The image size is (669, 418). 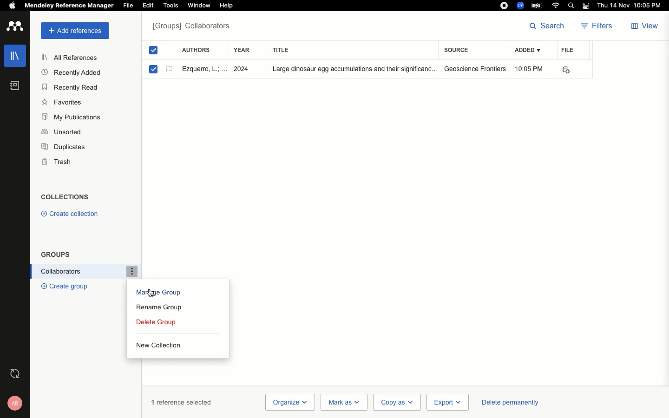 I want to click on Account and help, so click(x=18, y=403).